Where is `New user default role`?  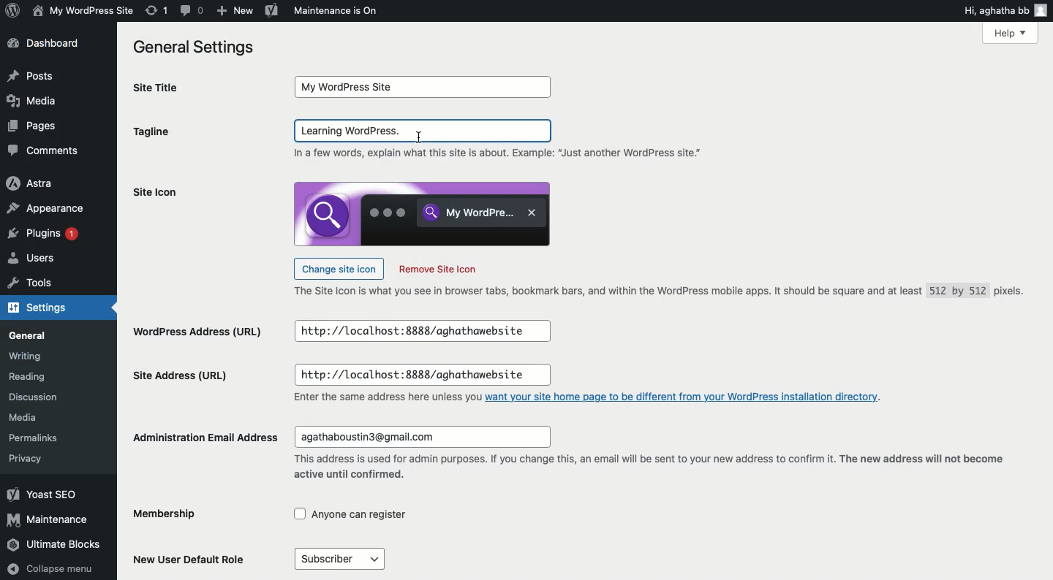 New user default role is located at coordinates (193, 558).